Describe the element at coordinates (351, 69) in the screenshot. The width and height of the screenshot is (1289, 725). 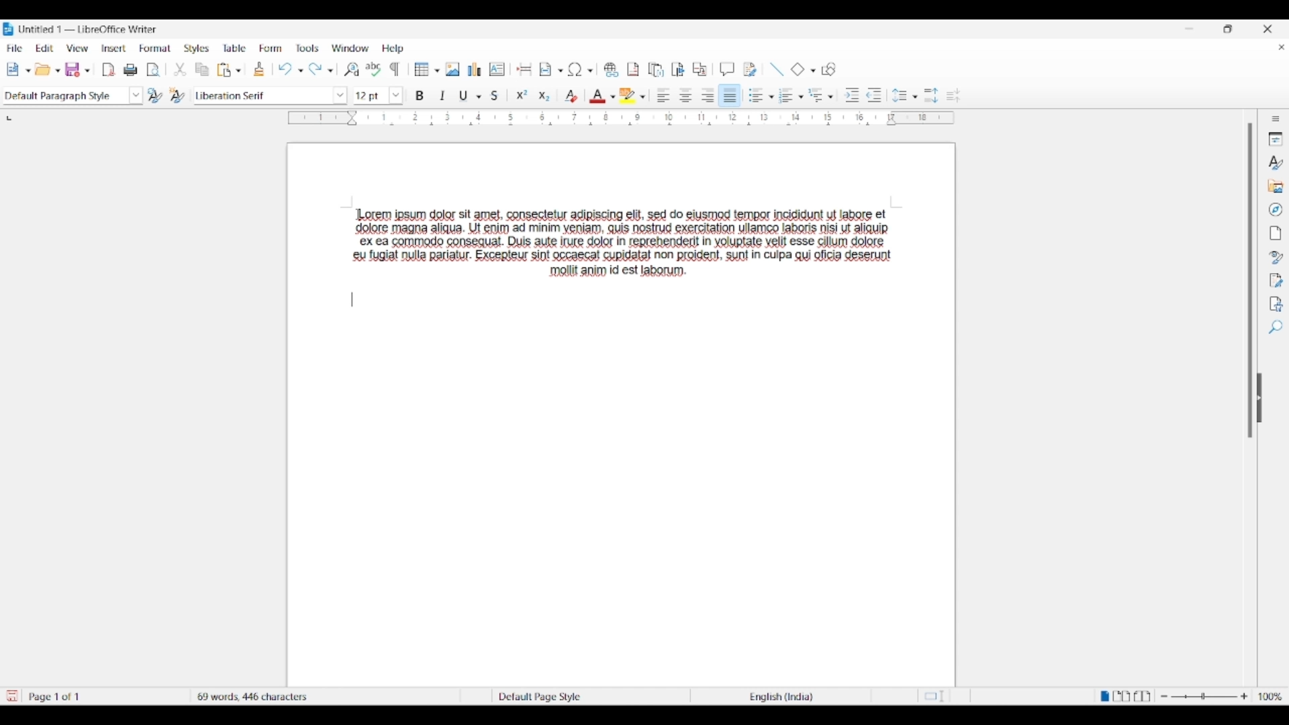
I see `Find and replace` at that location.